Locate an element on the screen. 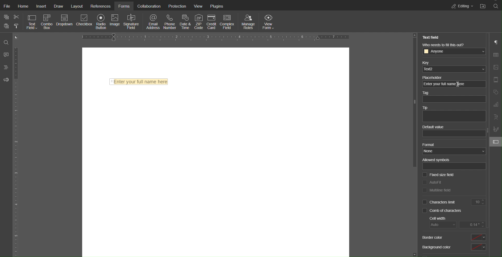 Image resolution: width=502 pixels, height=257 pixels. Insert  is located at coordinates (41, 7).